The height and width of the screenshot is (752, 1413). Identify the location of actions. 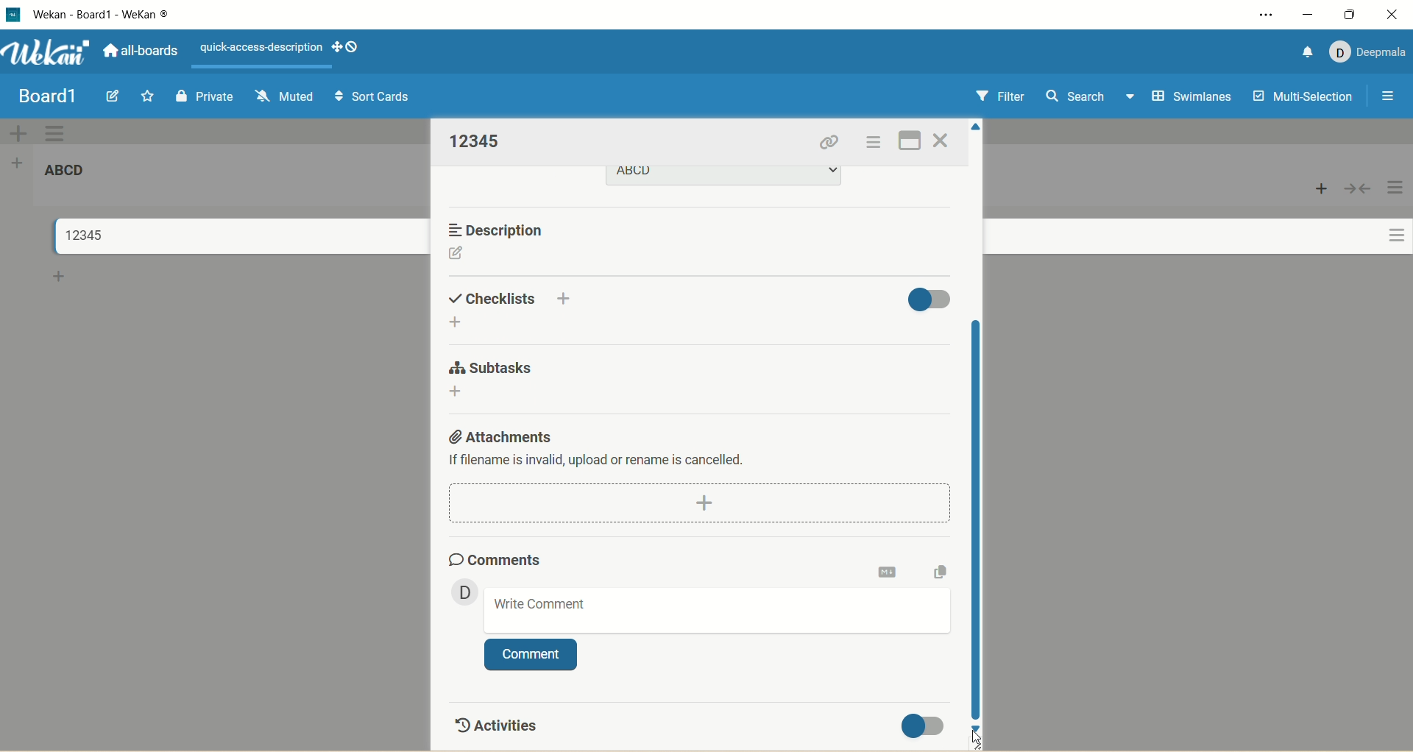
(871, 145).